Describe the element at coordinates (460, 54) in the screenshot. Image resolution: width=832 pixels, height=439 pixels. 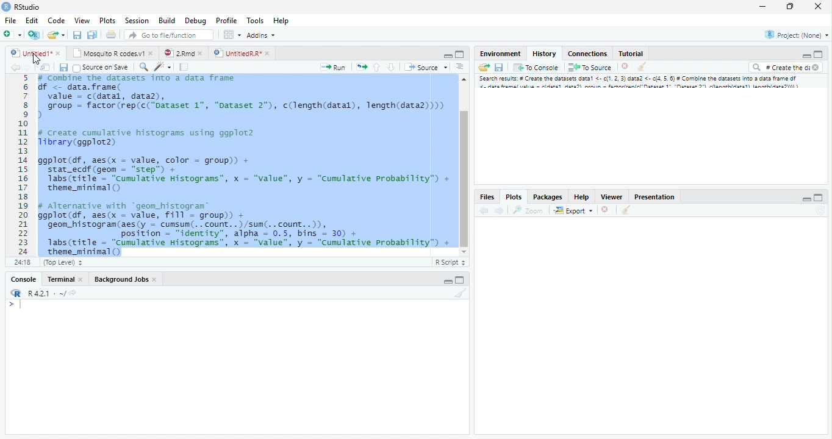
I see `Maximize` at that location.